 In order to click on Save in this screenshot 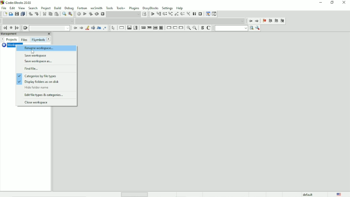, I will do `click(17, 14)`.